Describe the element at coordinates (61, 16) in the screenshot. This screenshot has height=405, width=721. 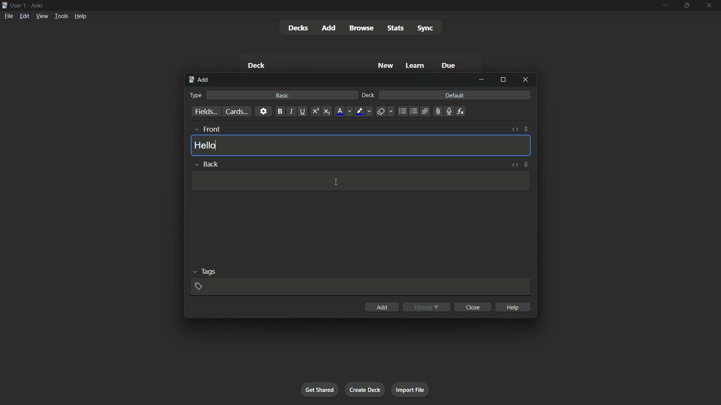
I see `tools menu` at that location.